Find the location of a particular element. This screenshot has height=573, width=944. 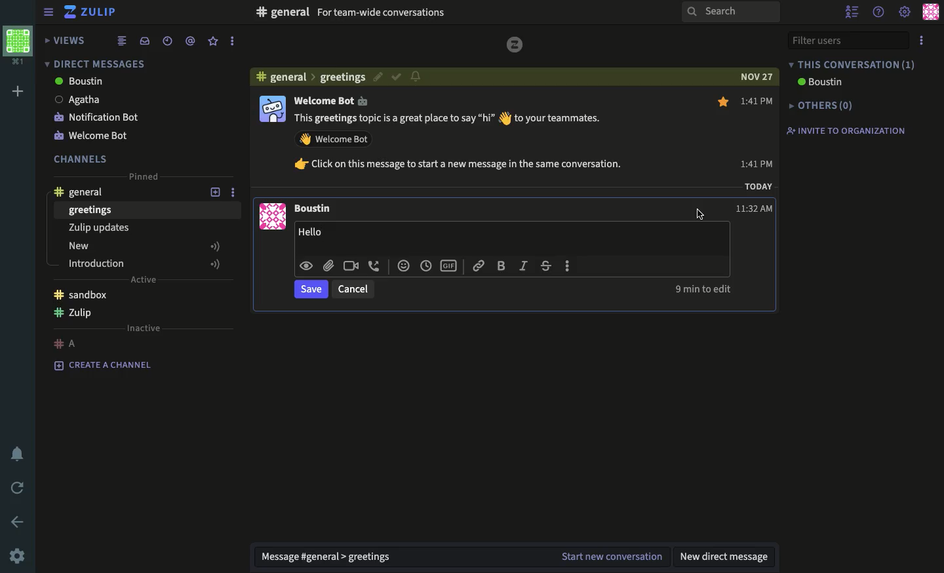

video call is located at coordinates (351, 266).